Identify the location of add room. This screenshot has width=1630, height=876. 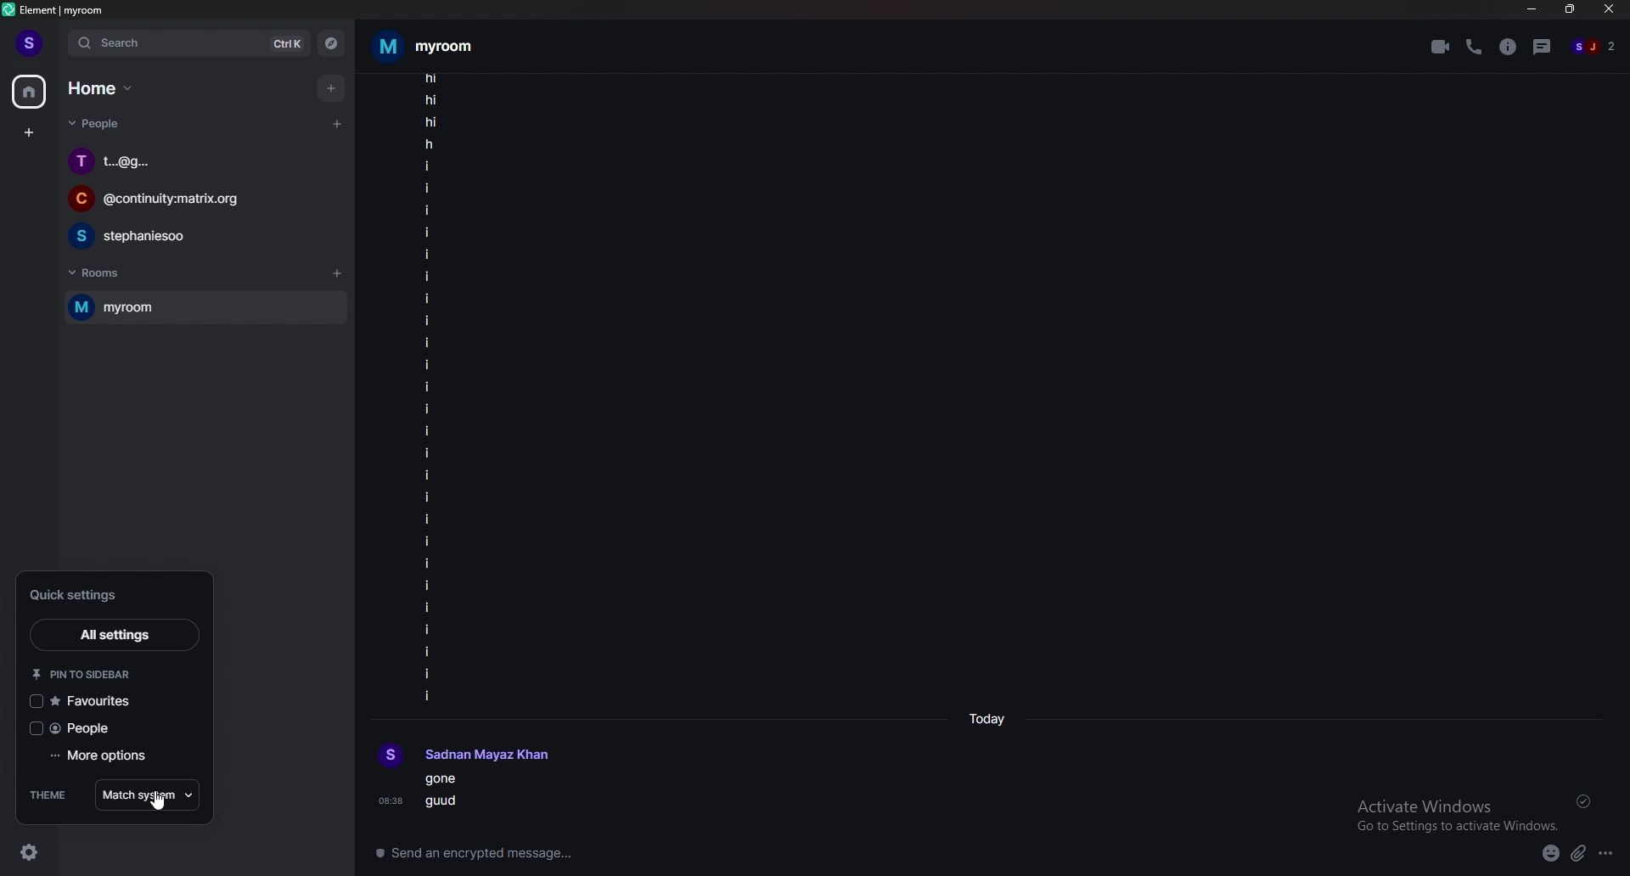
(337, 273).